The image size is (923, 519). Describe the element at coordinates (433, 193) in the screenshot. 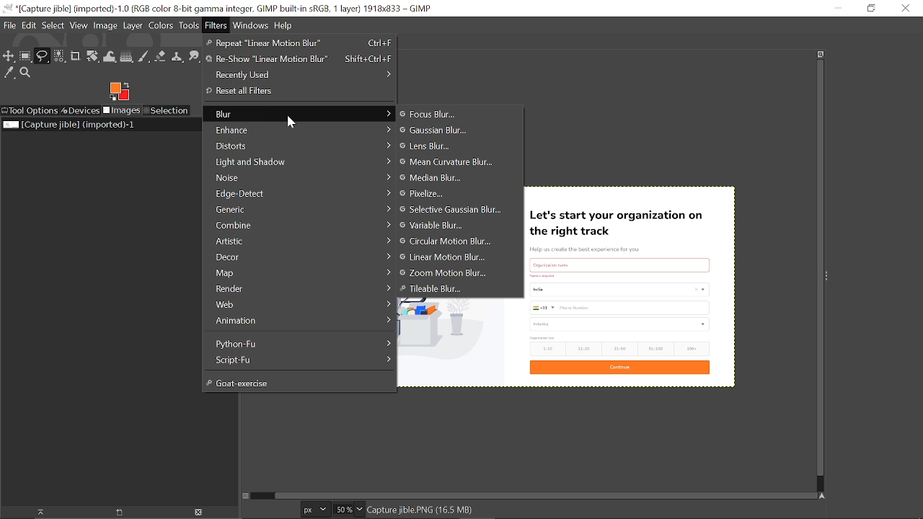

I see `Pixelize` at that location.